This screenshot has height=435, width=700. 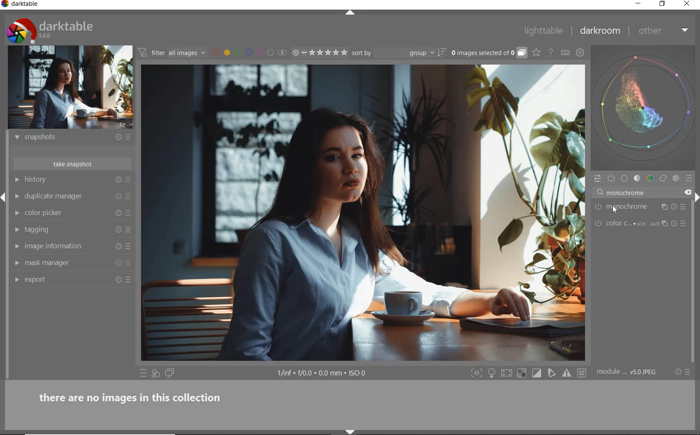 What do you see at coordinates (684, 372) in the screenshot?
I see `reset or preset & preferences` at bounding box center [684, 372].